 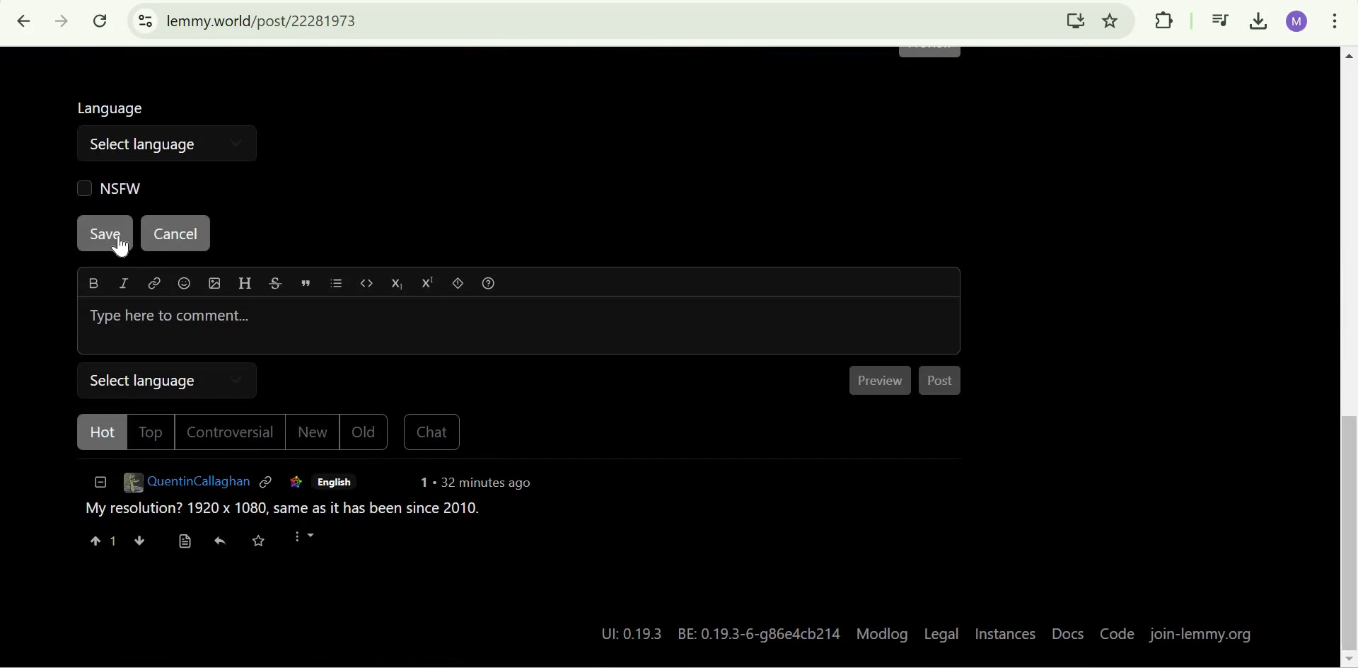 I want to click on emoji, so click(x=185, y=285).